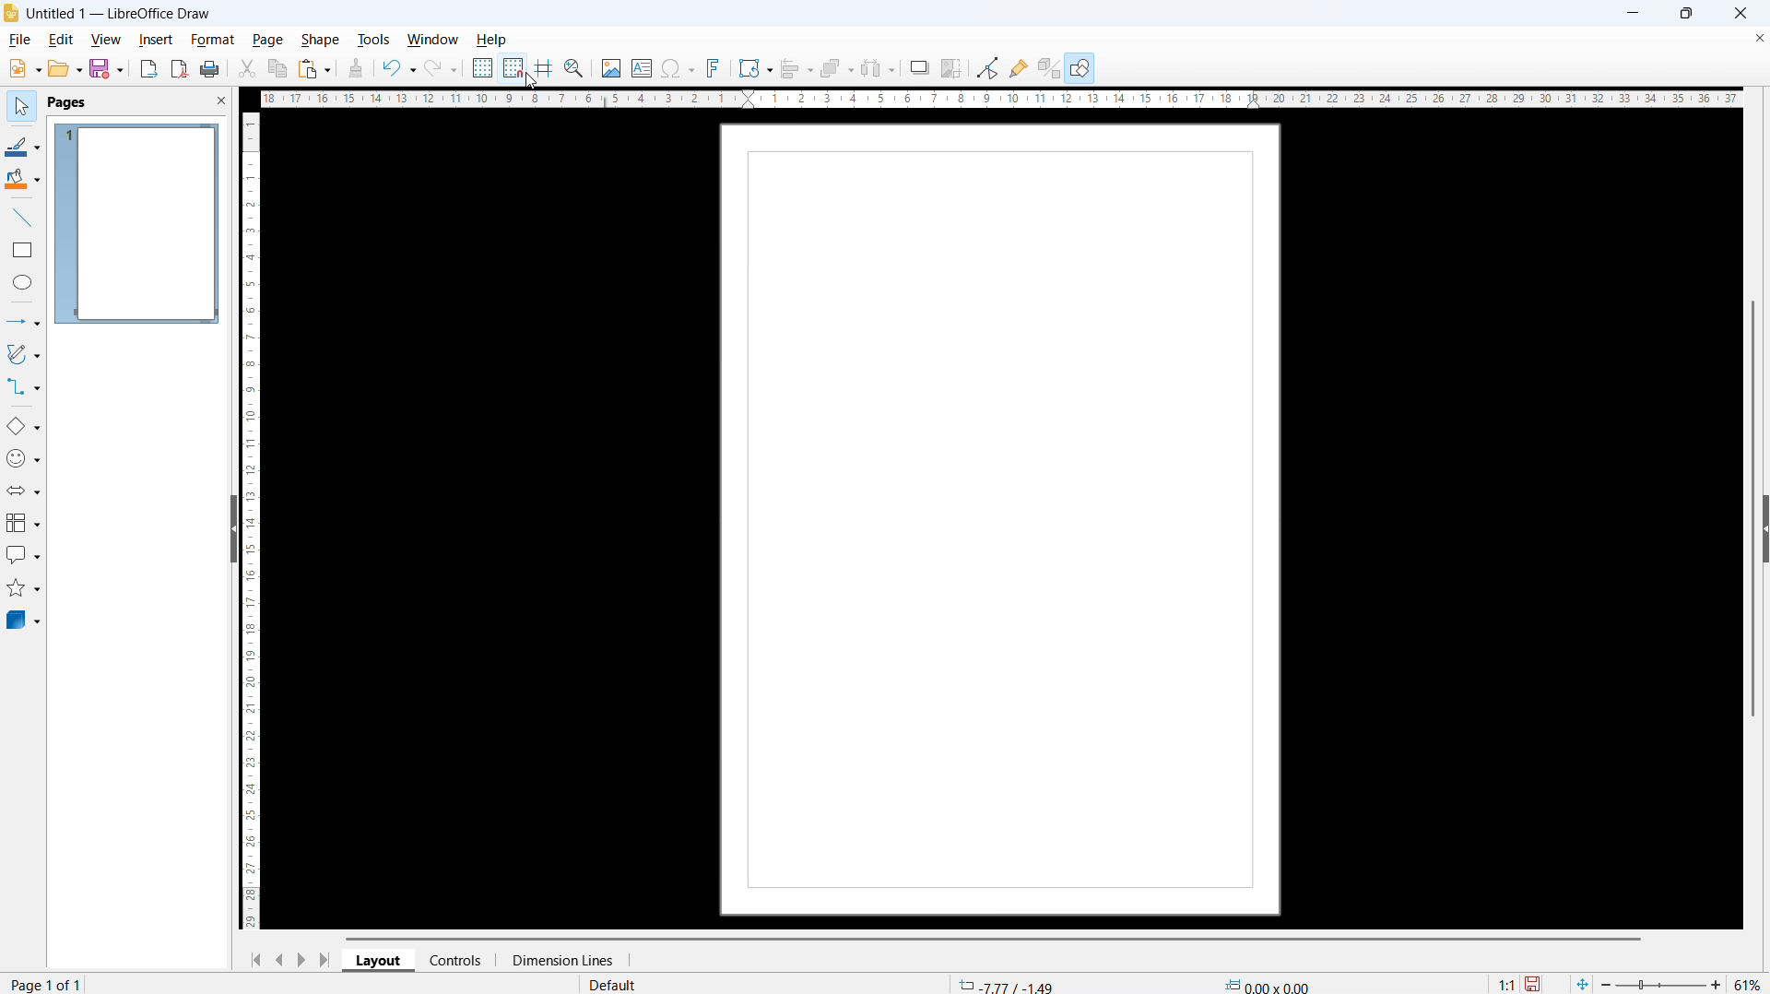 The image size is (1770, 994). Describe the element at coordinates (156, 41) in the screenshot. I see `Insert ` at that location.